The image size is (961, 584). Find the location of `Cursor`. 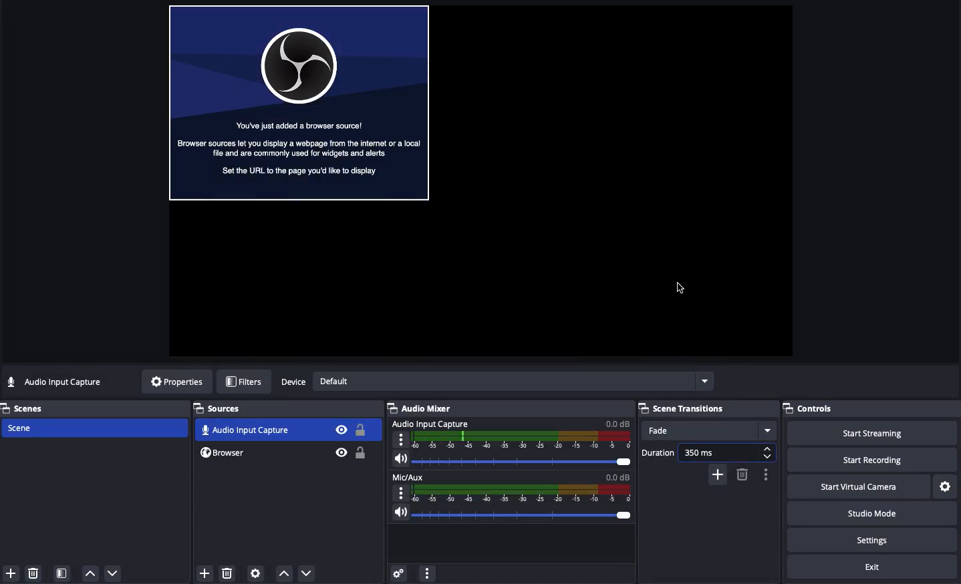

Cursor is located at coordinates (680, 288).